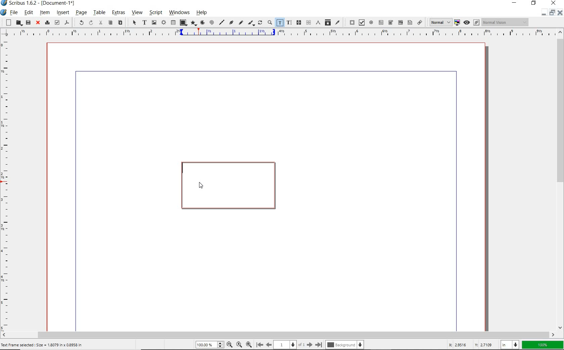  I want to click on editor, so click(182, 168).